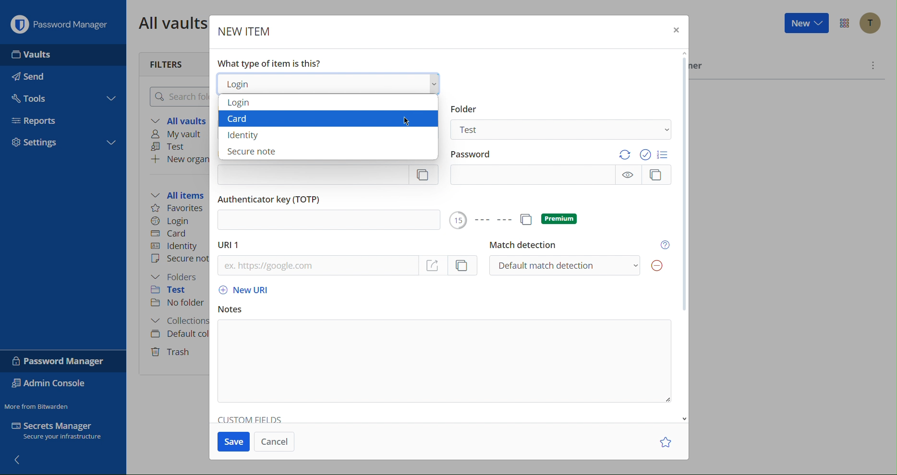  Describe the element at coordinates (667, 441) in the screenshot. I see `Star` at that location.